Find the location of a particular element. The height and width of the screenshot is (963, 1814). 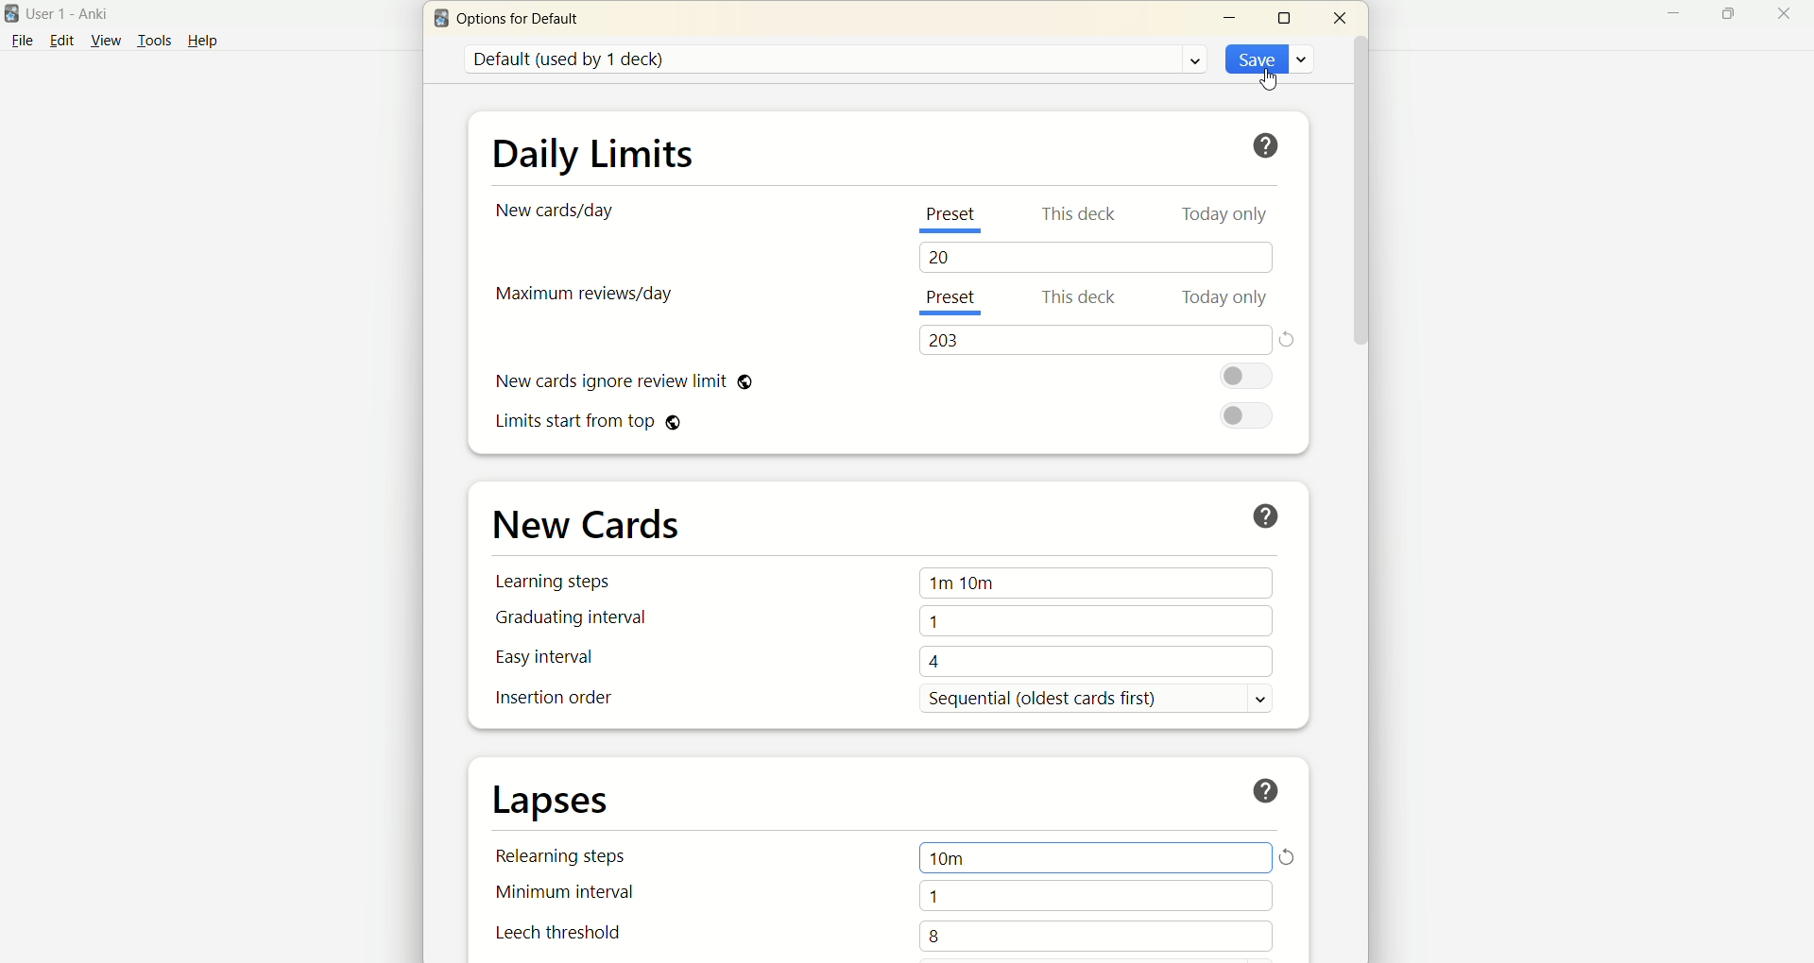

toggle button is located at coordinates (1250, 378).